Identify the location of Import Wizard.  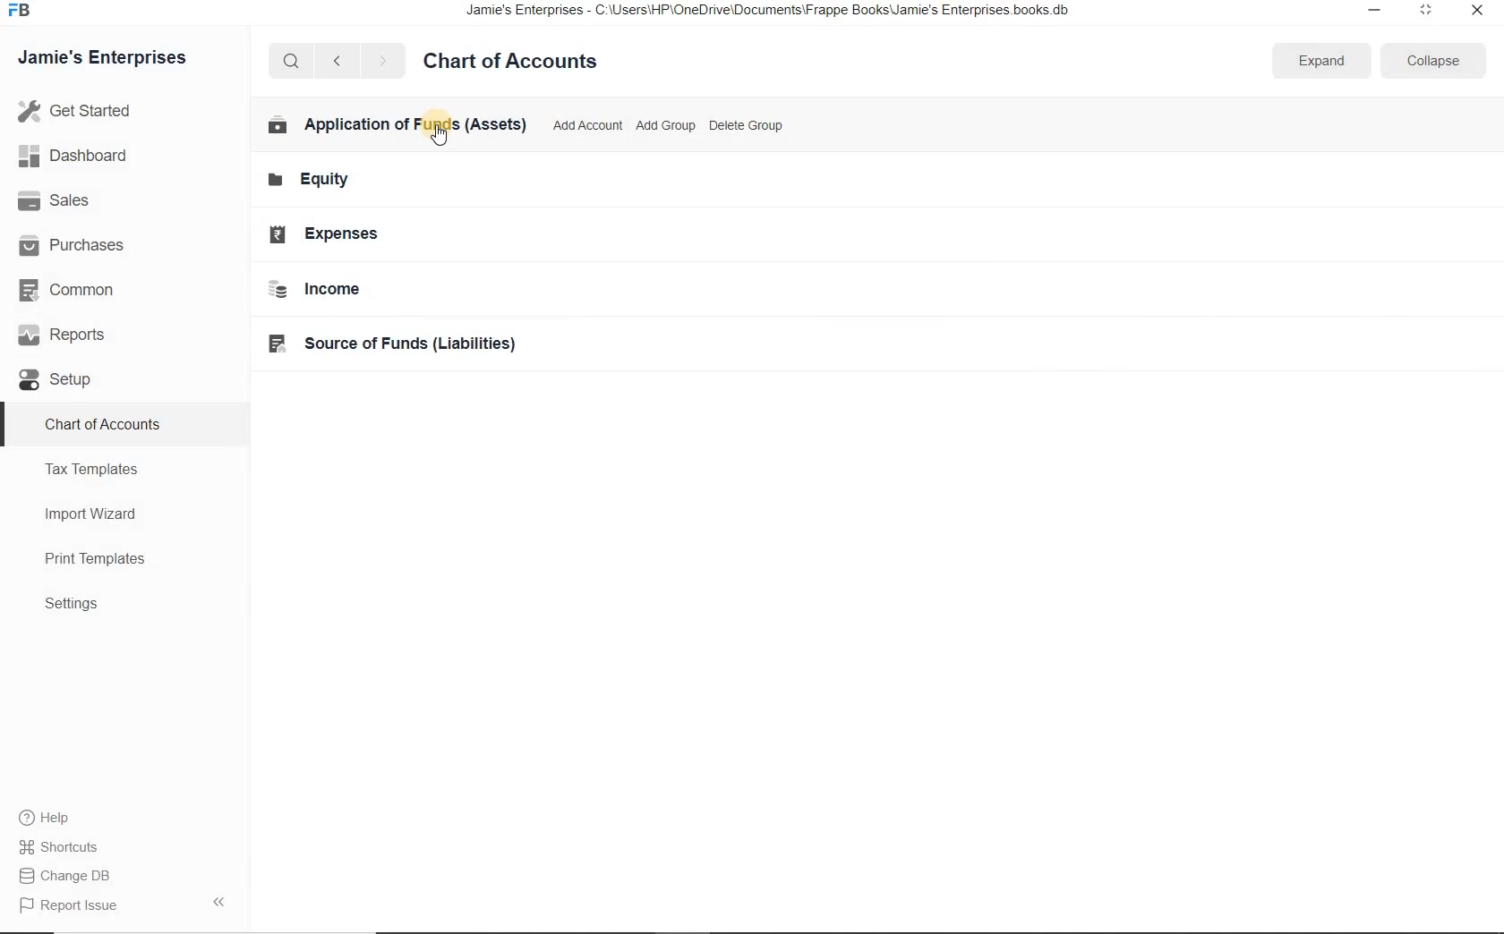
(99, 513).